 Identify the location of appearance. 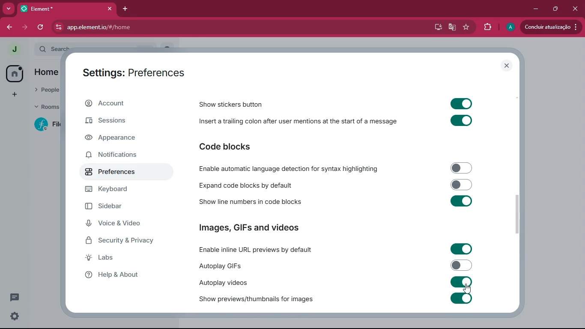
(116, 139).